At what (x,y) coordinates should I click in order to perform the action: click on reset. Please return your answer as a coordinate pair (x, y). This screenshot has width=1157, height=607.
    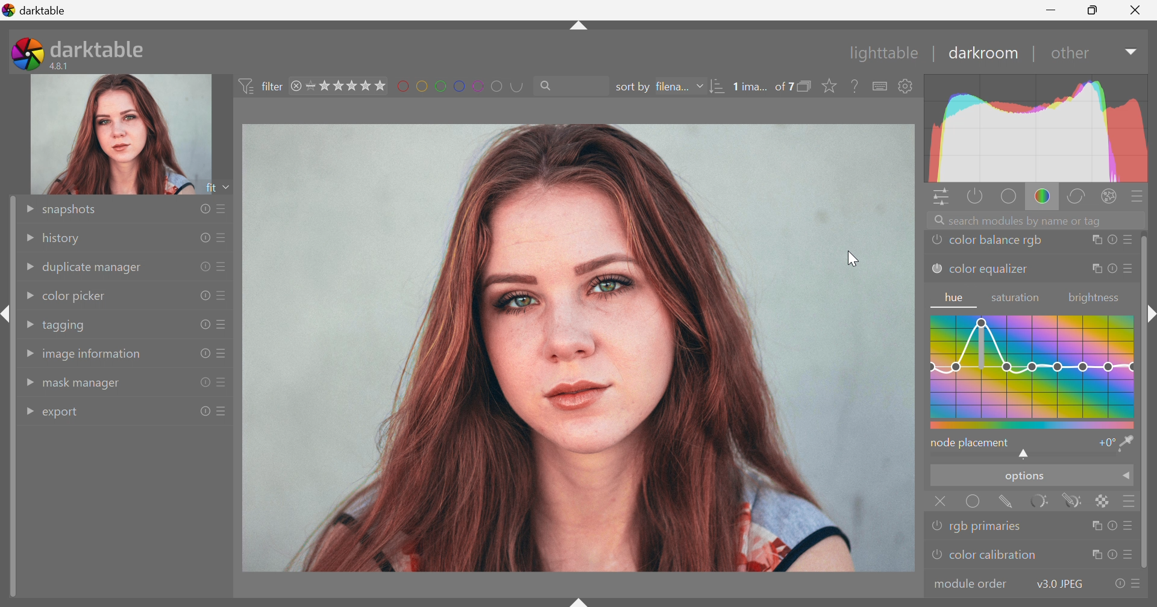
    Looking at the image, I should click on (1111, 269).